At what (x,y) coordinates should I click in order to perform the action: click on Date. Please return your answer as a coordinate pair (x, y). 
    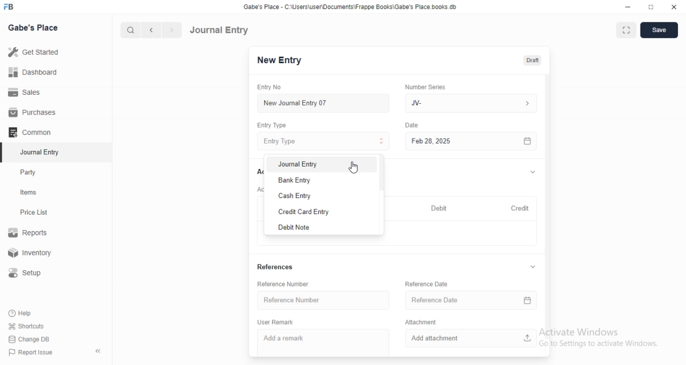
    Looking at the image, I should click on (413, 125).